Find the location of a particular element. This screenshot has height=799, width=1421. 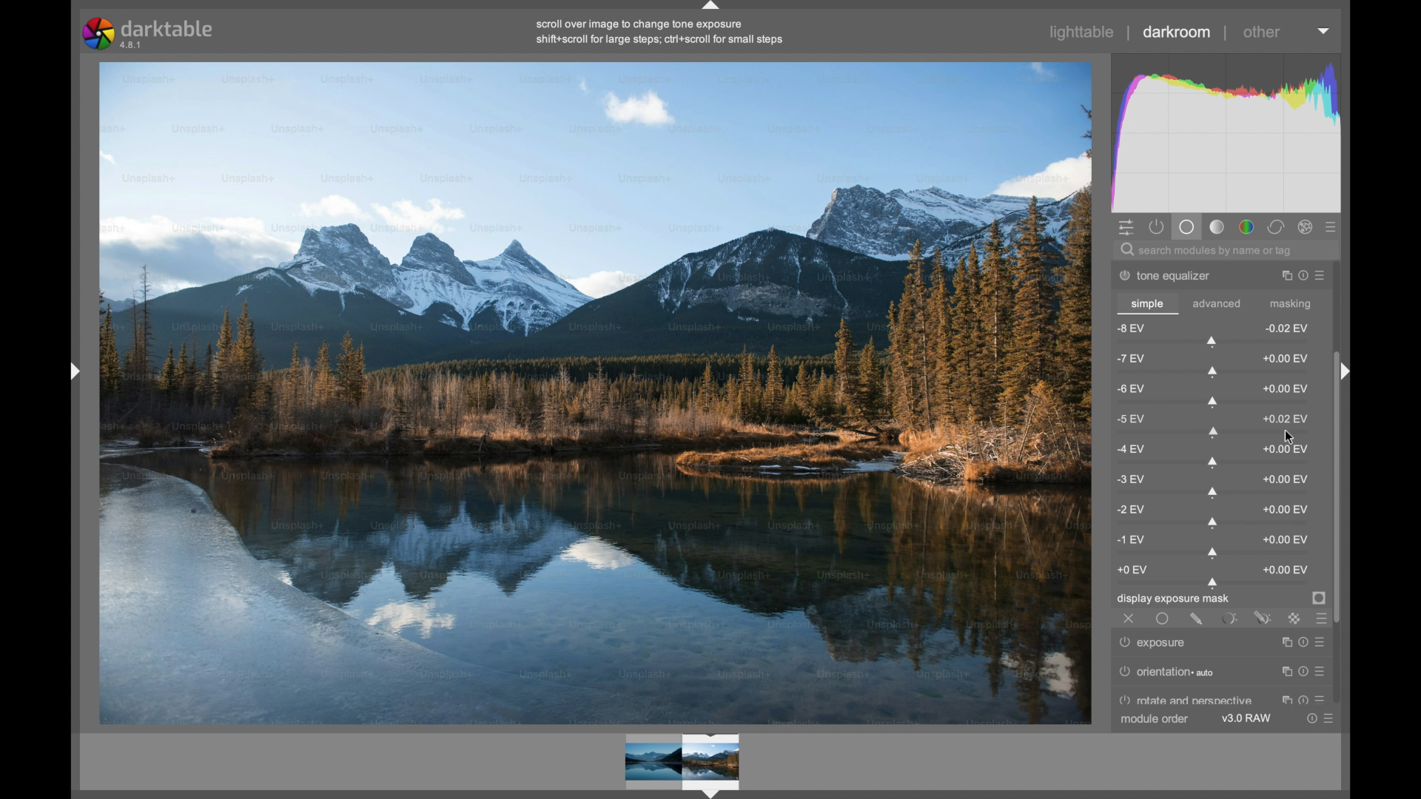

slider is located at coordinates (1212, 581).